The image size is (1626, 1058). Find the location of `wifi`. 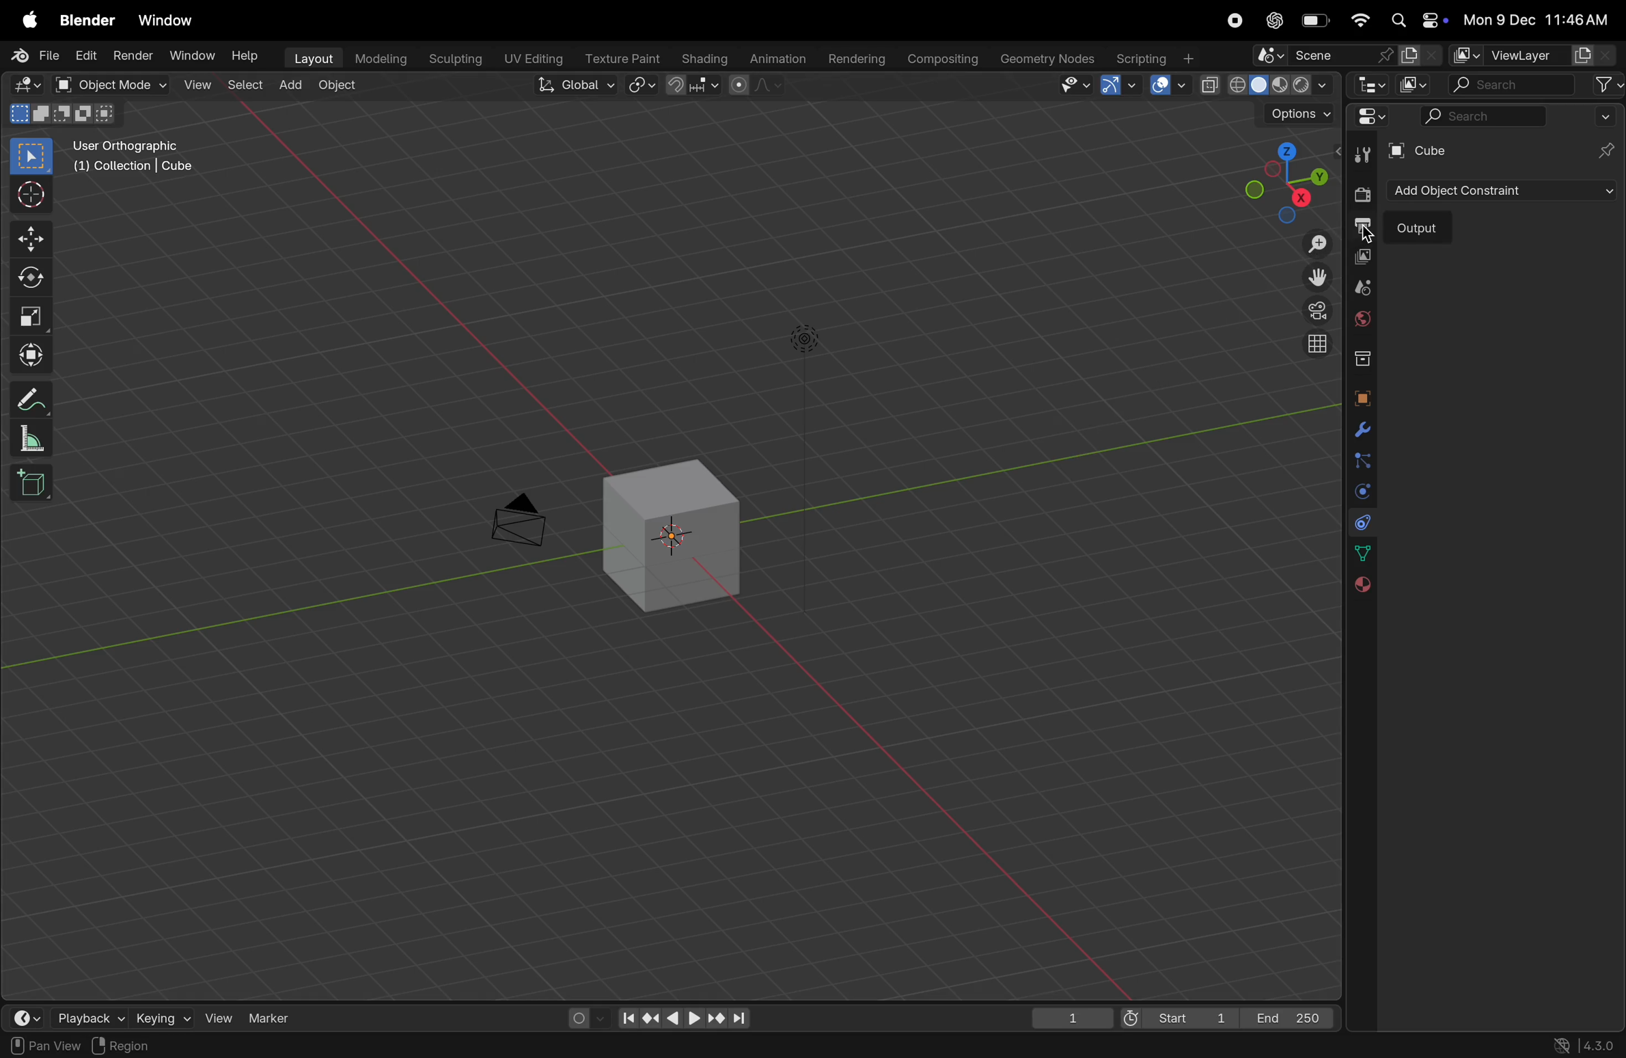

wifi is located at coordinates (1357, 20).